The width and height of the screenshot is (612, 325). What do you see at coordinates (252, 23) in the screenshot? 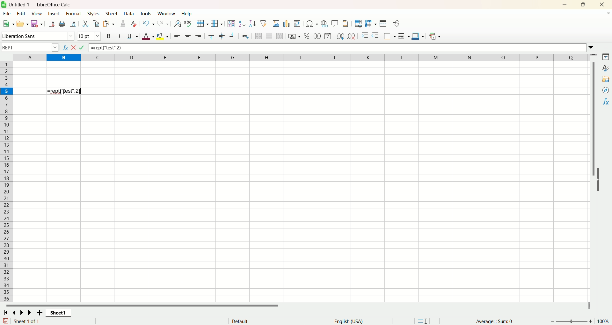
I see `sort descending` at bounding box center [252, 23].